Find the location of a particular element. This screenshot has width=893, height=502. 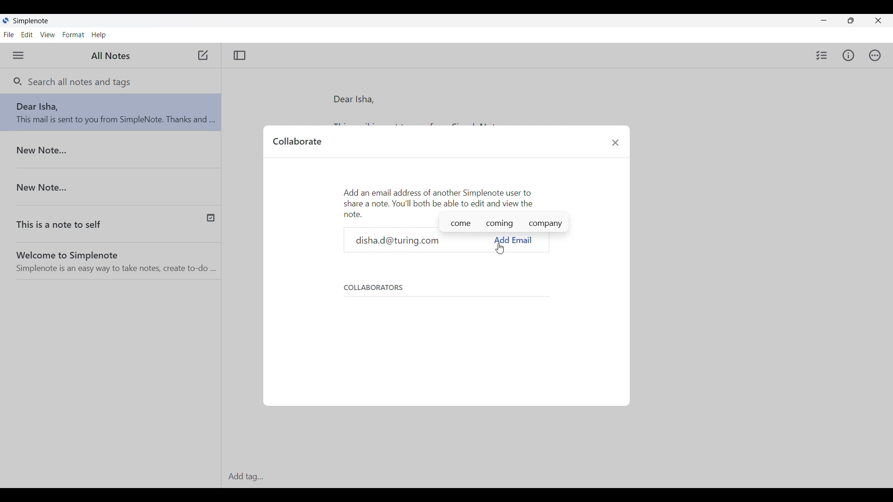

This is a note to self is located at coordinates (90, 219).